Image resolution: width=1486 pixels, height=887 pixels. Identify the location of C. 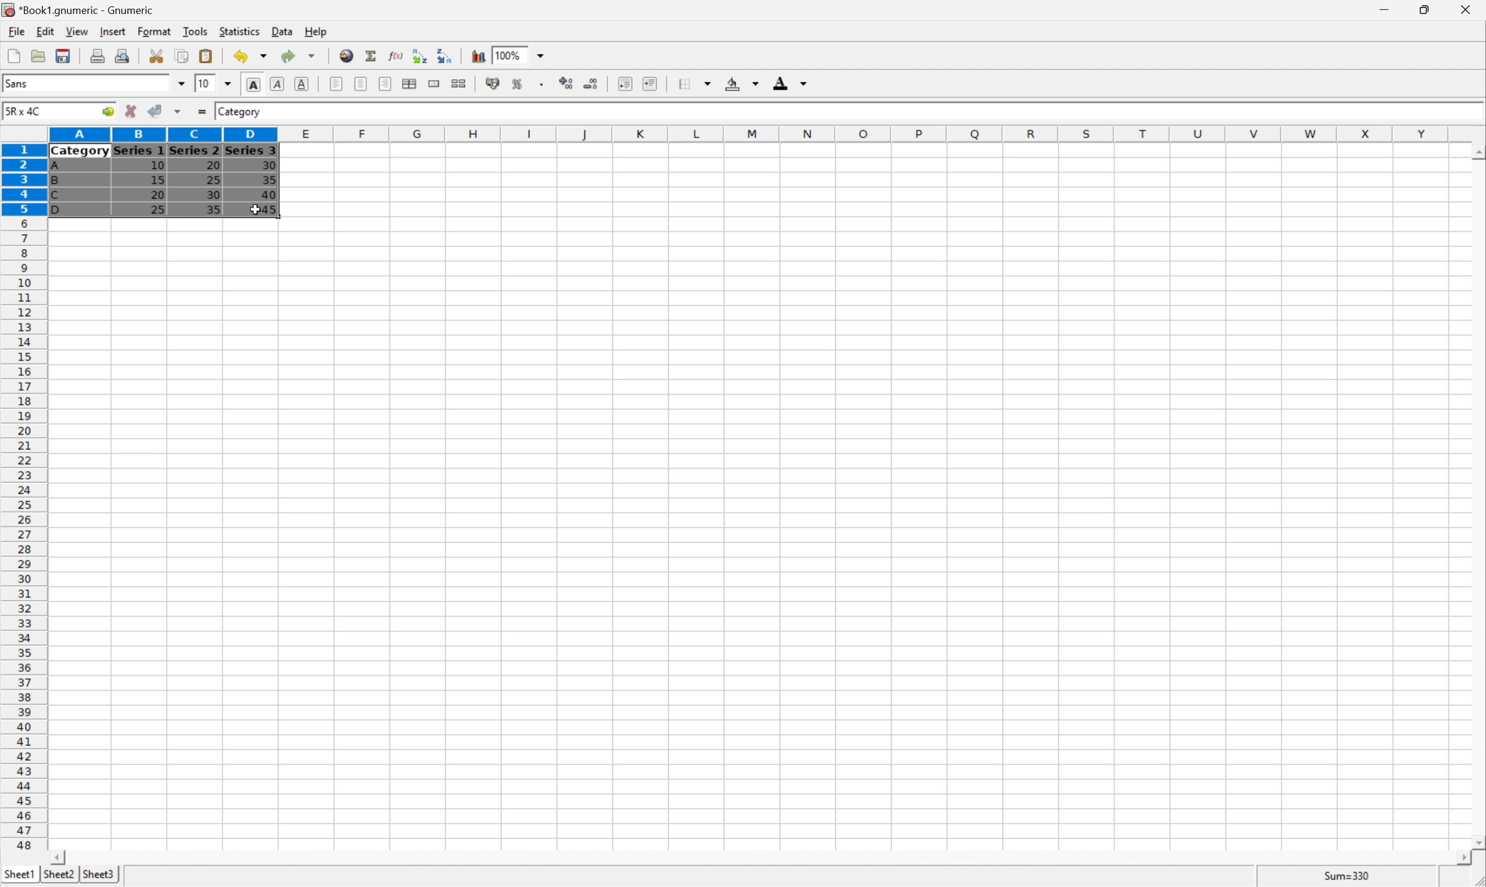
(55, 196).